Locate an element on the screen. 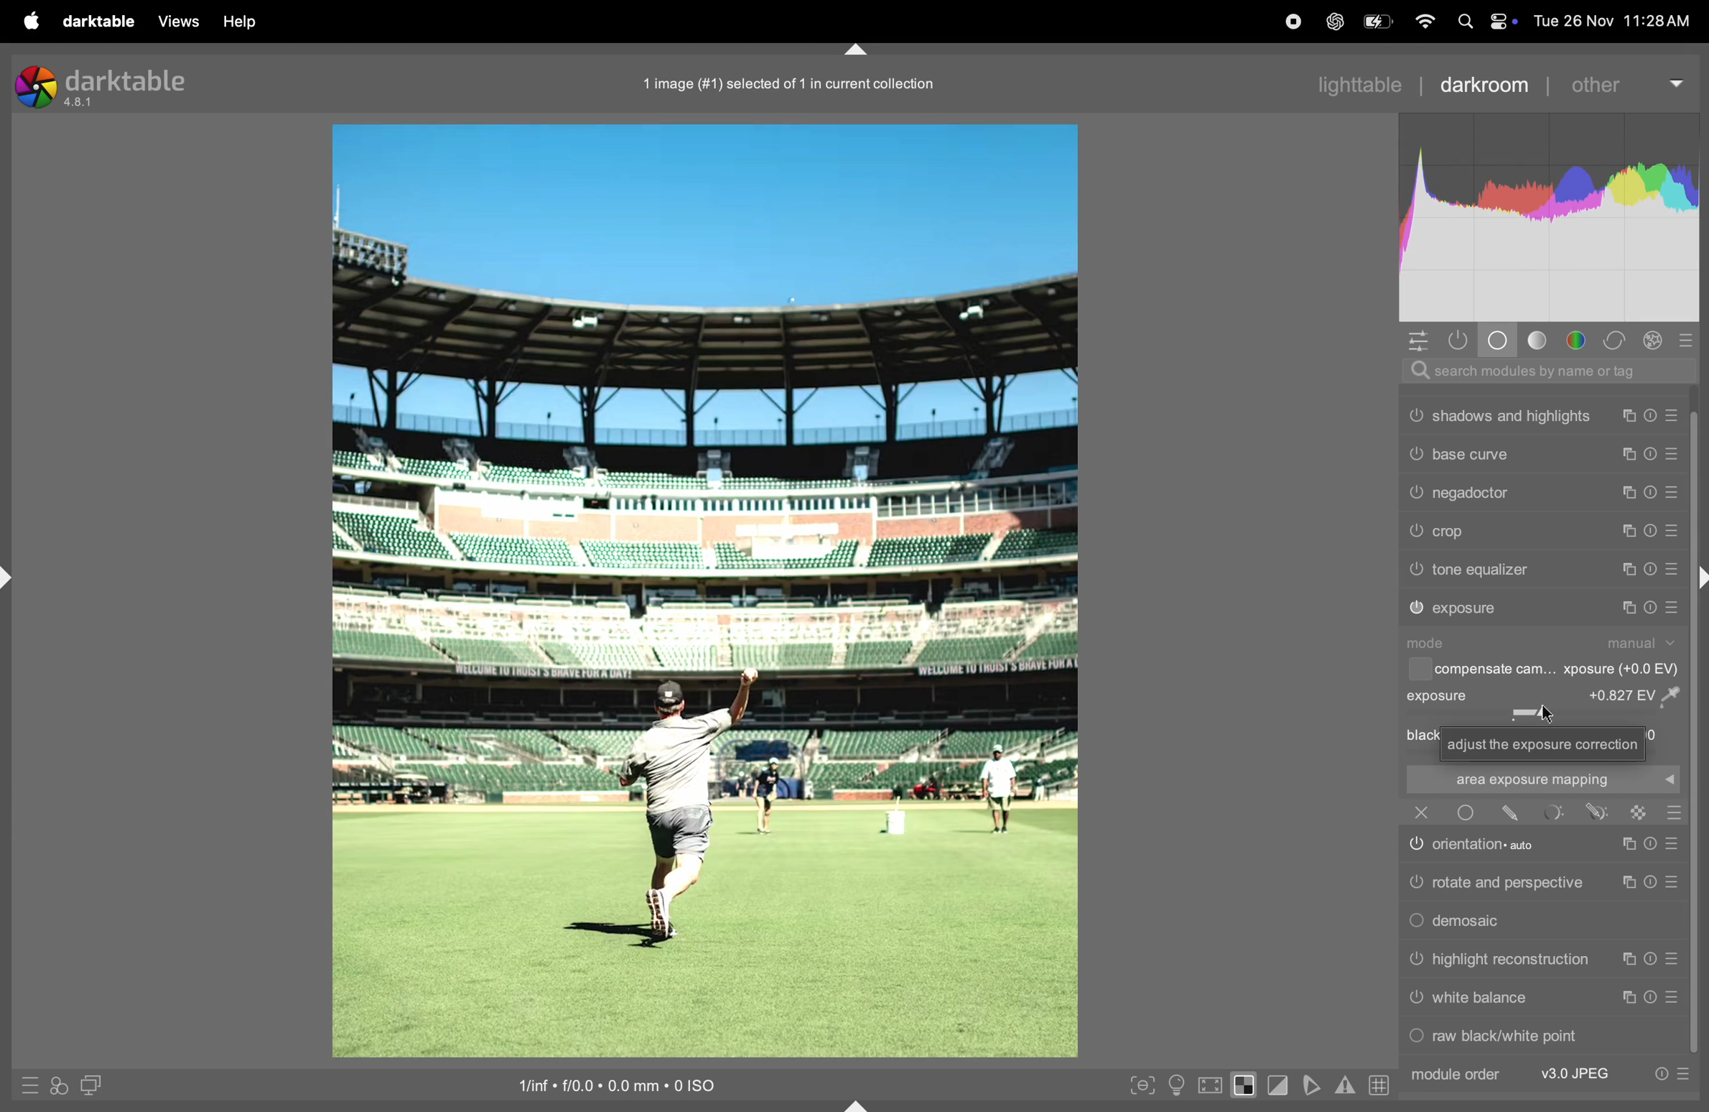 This screenshot has width=1709, height=1112. nega doctor is located at coordinates (1474, 496).